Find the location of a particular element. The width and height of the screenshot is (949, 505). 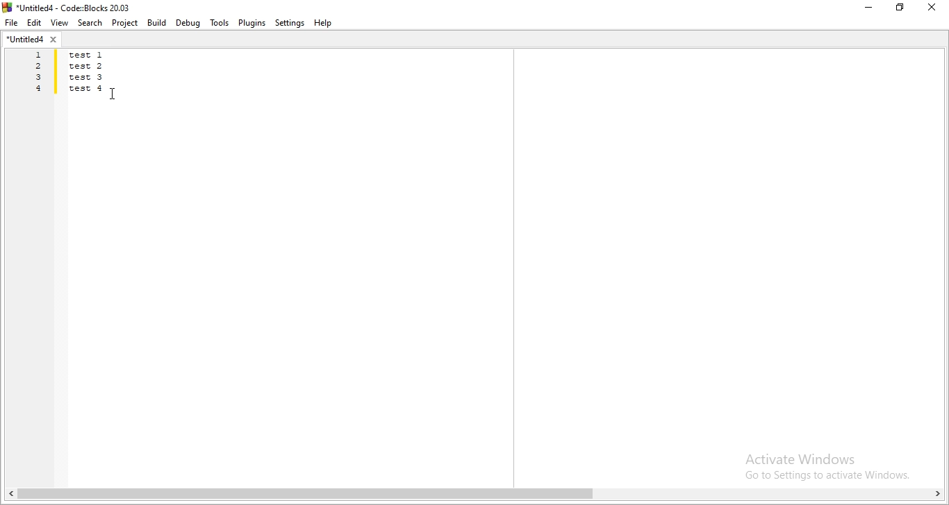

Debug  is located at coordinates (189, 23).